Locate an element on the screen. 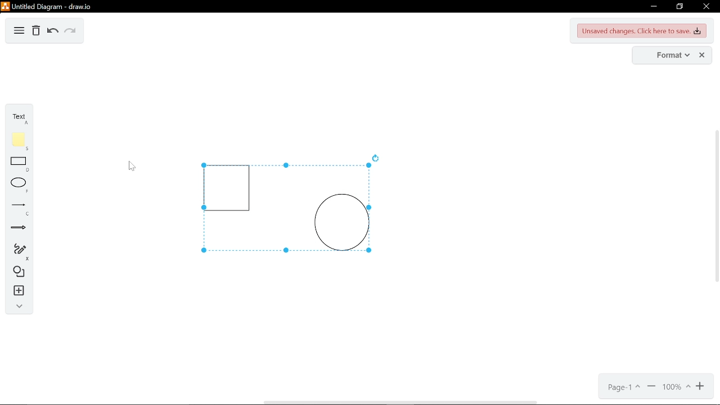 This screenshot has height=405, width=720. vertical scrollbar is located at coordinates (715, 206).